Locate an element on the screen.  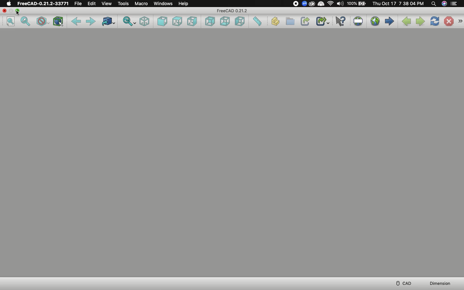
Cursor is located at coordinates (19, 14).